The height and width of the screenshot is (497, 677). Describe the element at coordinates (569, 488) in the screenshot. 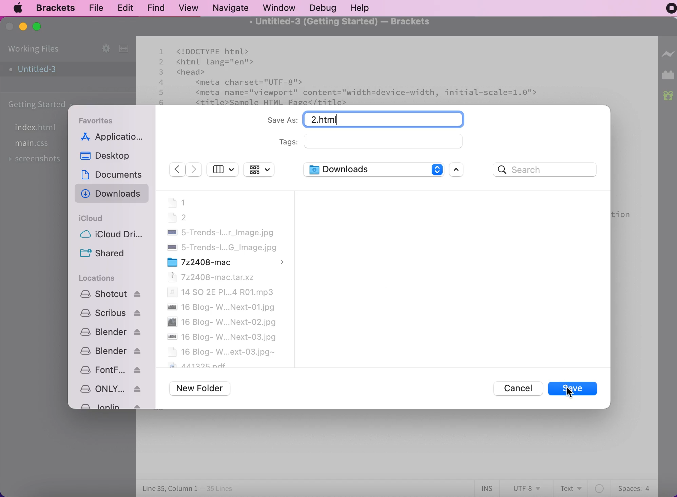

I see `text` at that location.